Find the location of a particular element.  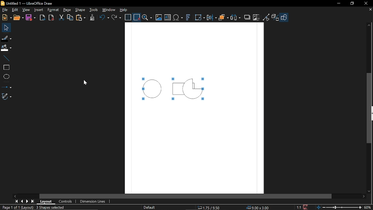

Layout is located at coordinates (45, 202).